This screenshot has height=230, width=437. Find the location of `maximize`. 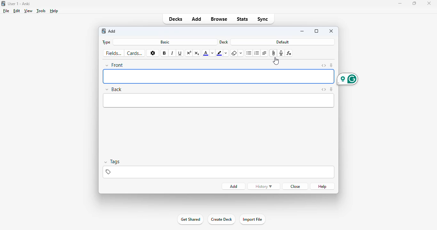

maximize is located at coordinates (316, 31).